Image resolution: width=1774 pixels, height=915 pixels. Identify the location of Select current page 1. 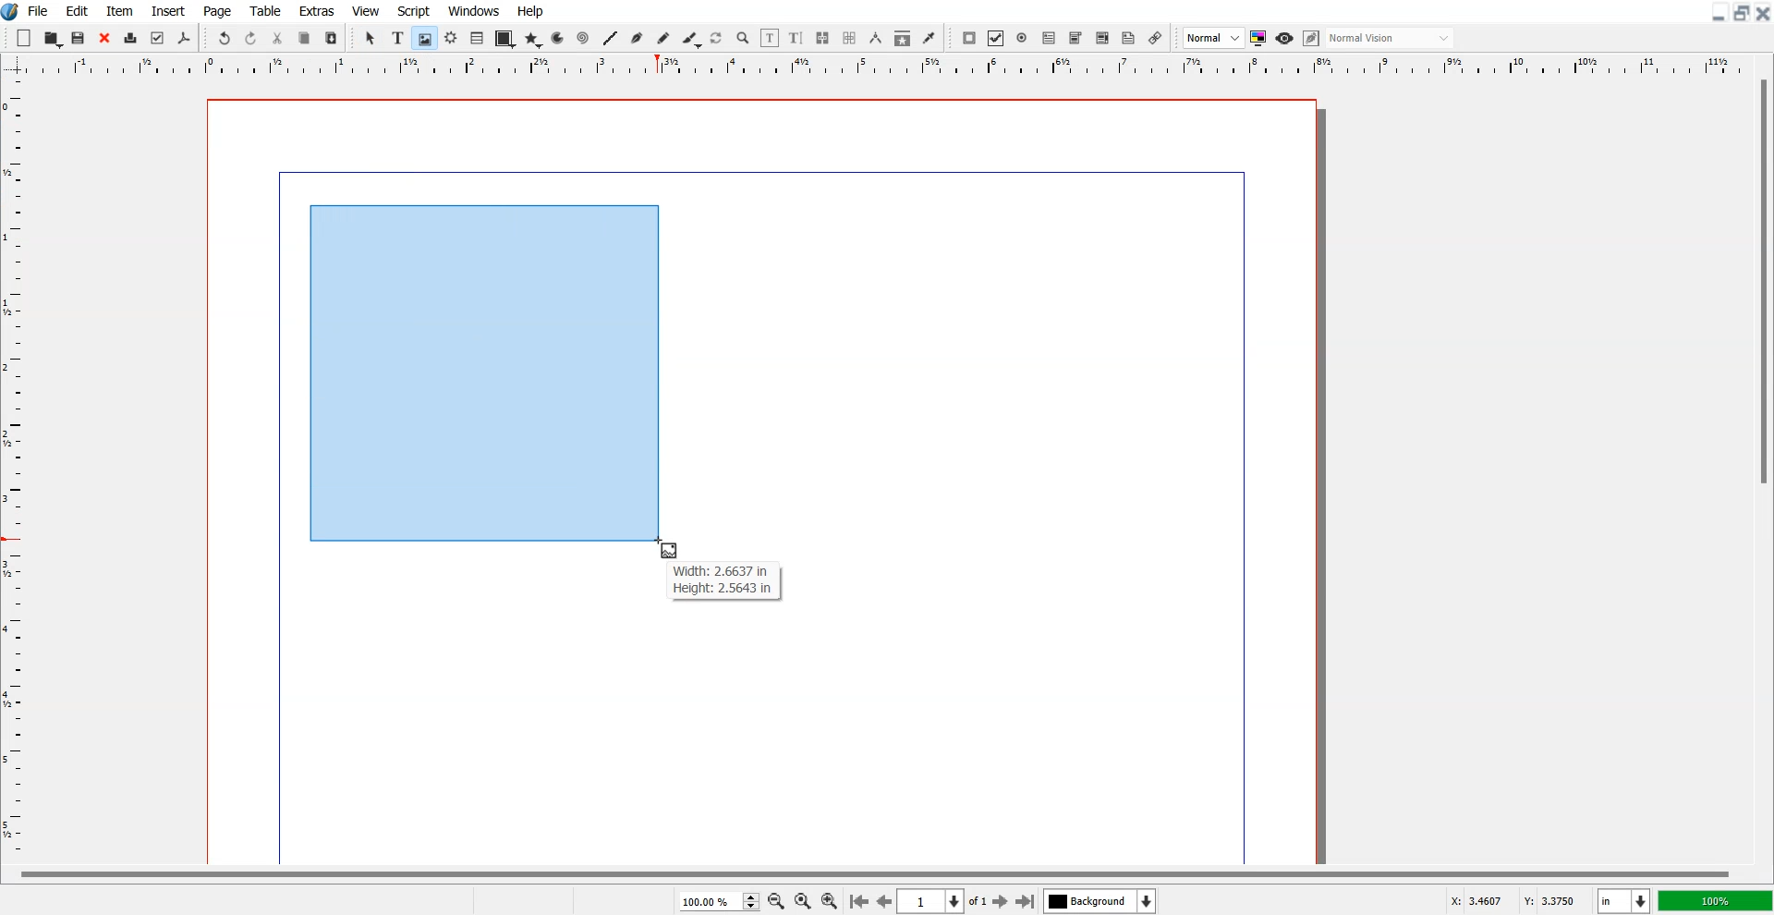
(944, 901).